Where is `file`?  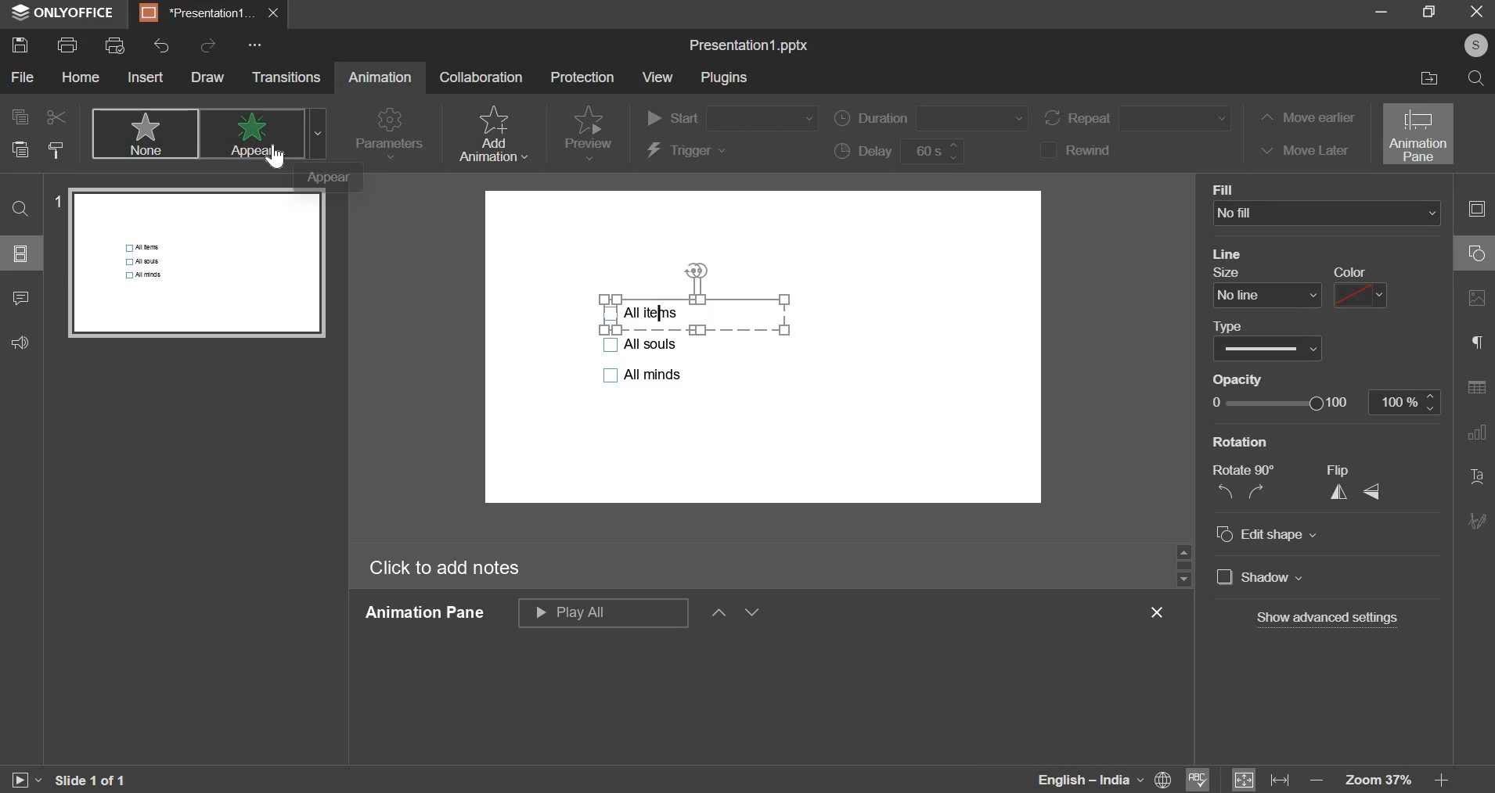
file is located at coordinates (23, 77).